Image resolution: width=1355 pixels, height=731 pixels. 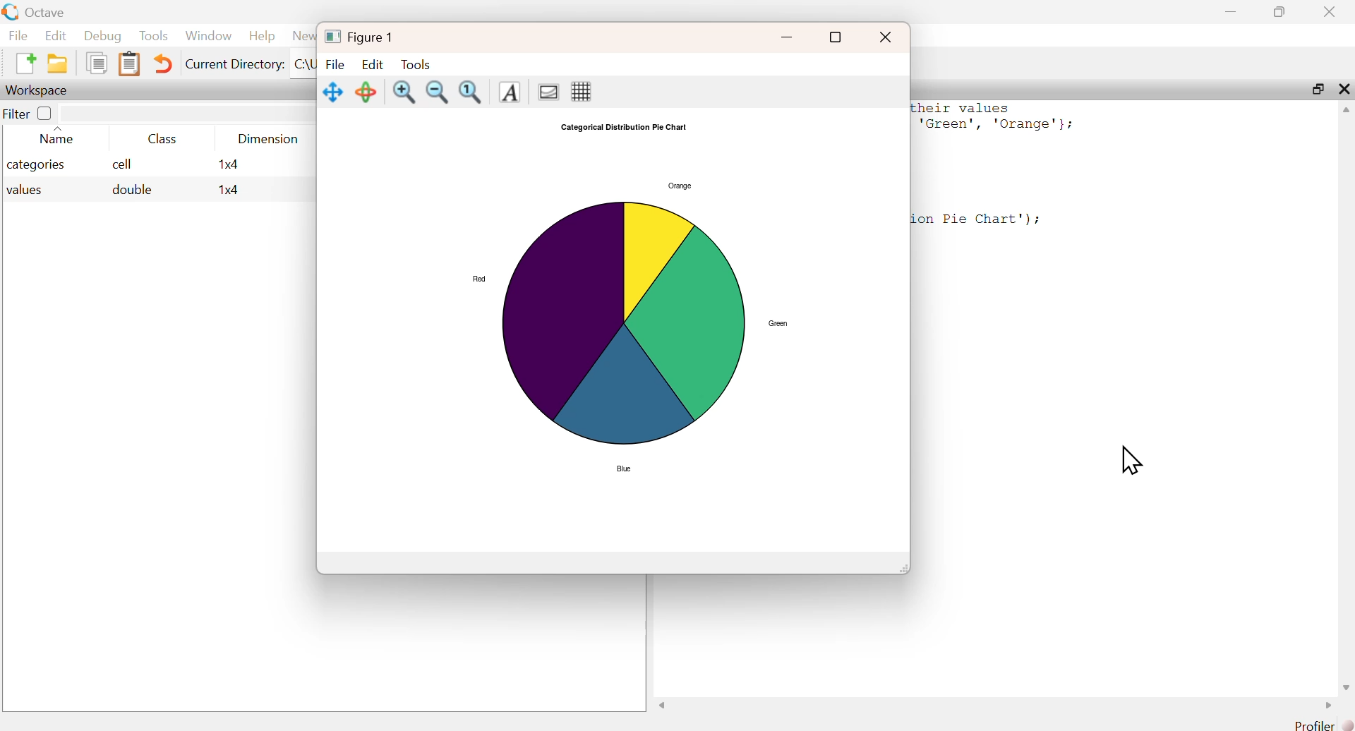 I want to click on Class, so click(x=163, y=139).